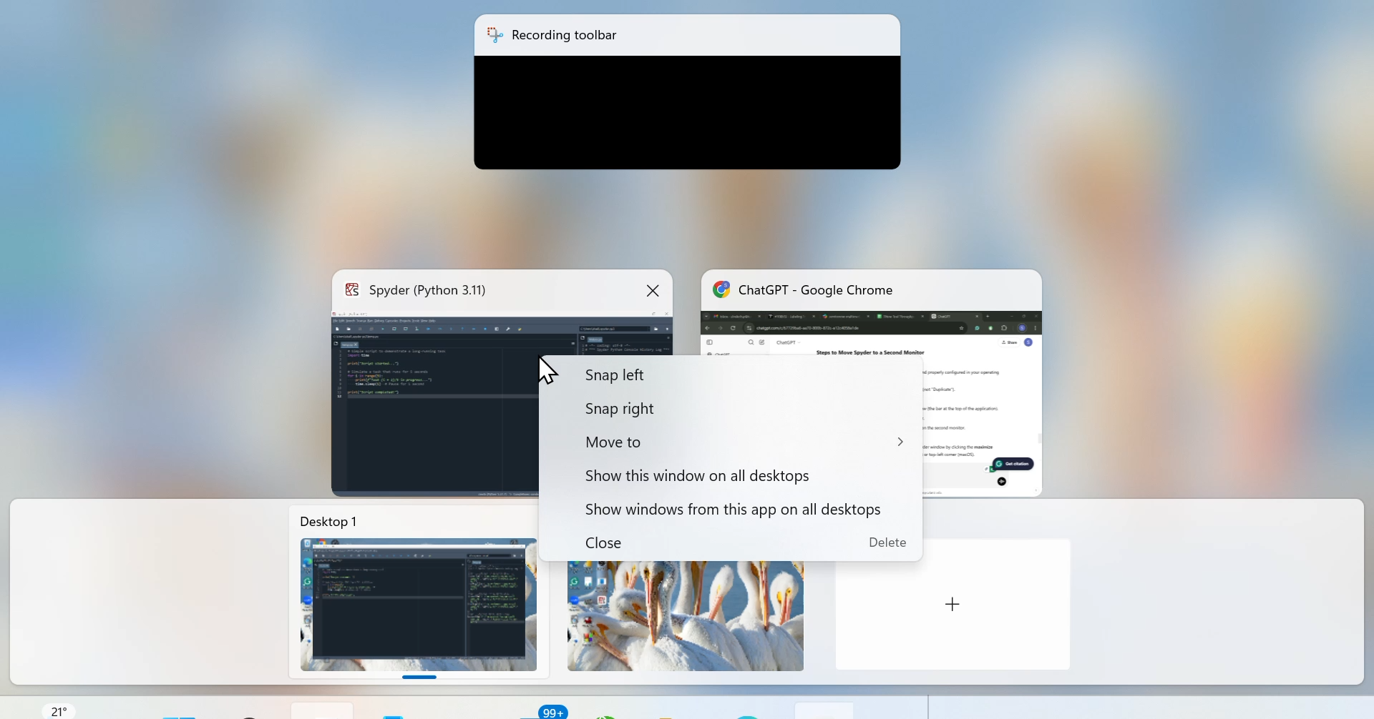 This screenshot has height=719, width=1374. I want to click on Desktop 1, so click(328, 518).